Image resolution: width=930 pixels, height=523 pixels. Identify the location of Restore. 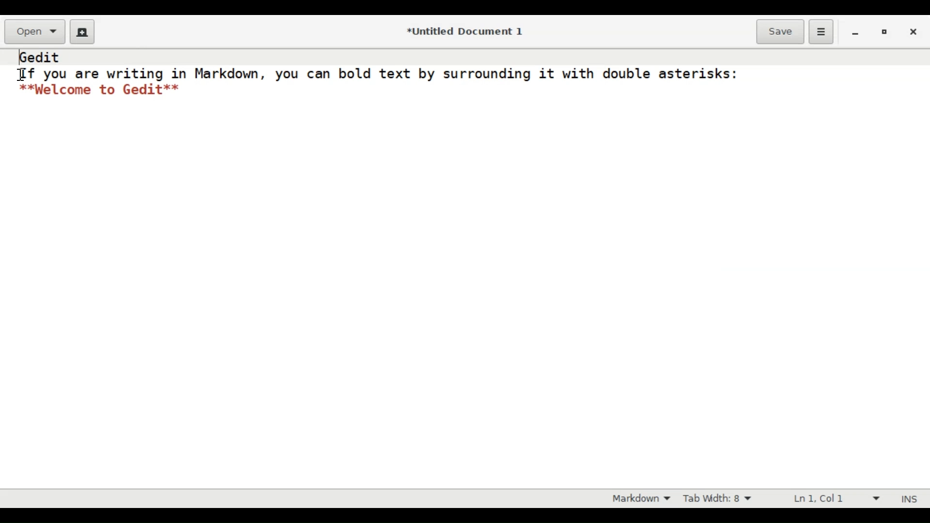
(884, 32).